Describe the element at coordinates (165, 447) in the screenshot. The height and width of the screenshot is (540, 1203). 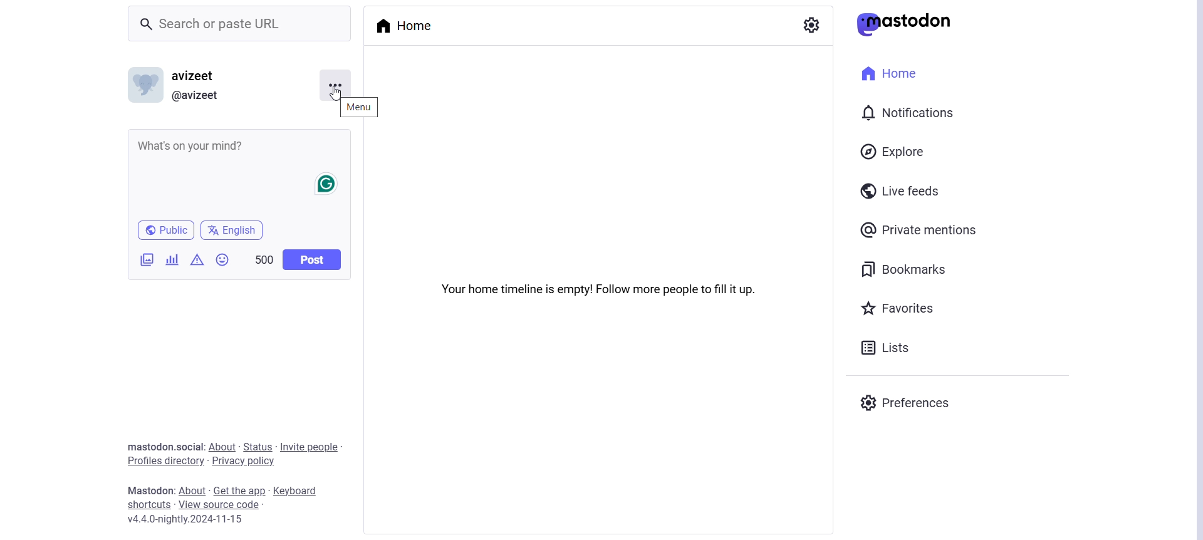
I see `Text` at that location.